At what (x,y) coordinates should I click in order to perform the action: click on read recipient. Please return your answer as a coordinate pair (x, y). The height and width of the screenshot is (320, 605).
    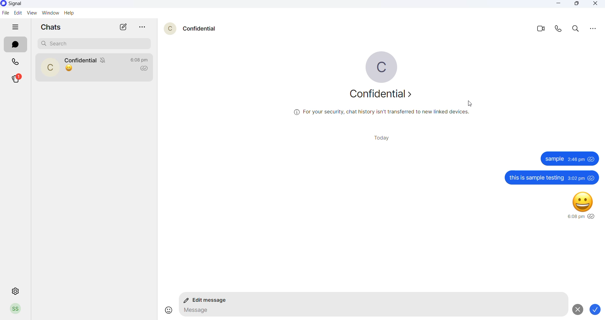
    Looking at the image, I should click on (146, 69).